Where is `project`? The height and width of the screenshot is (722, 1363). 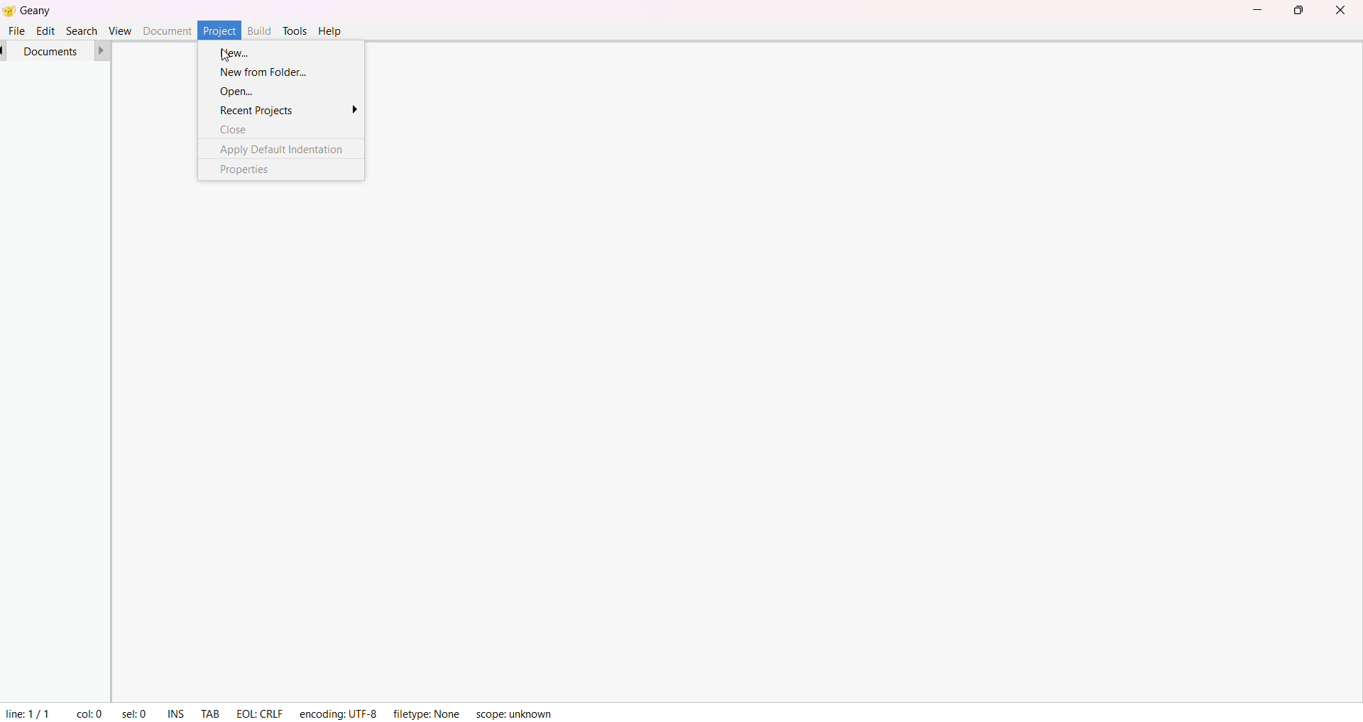 project is located at coordinates (219, 30).